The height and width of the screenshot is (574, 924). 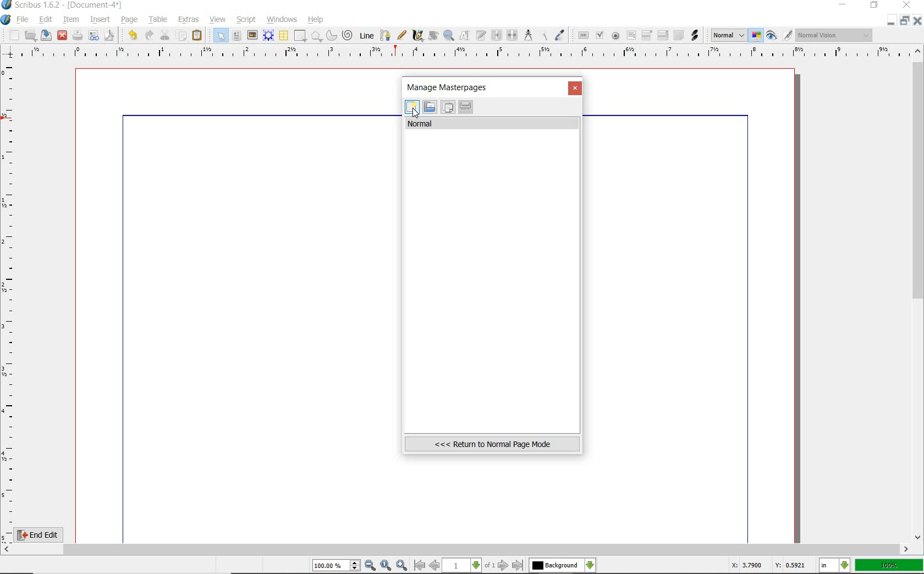 What do you see at coordinates (63, 5) in the screenshot?
I see `Scribus 1.6.2 - [Document-4*]` at bounding box center [63, 5].